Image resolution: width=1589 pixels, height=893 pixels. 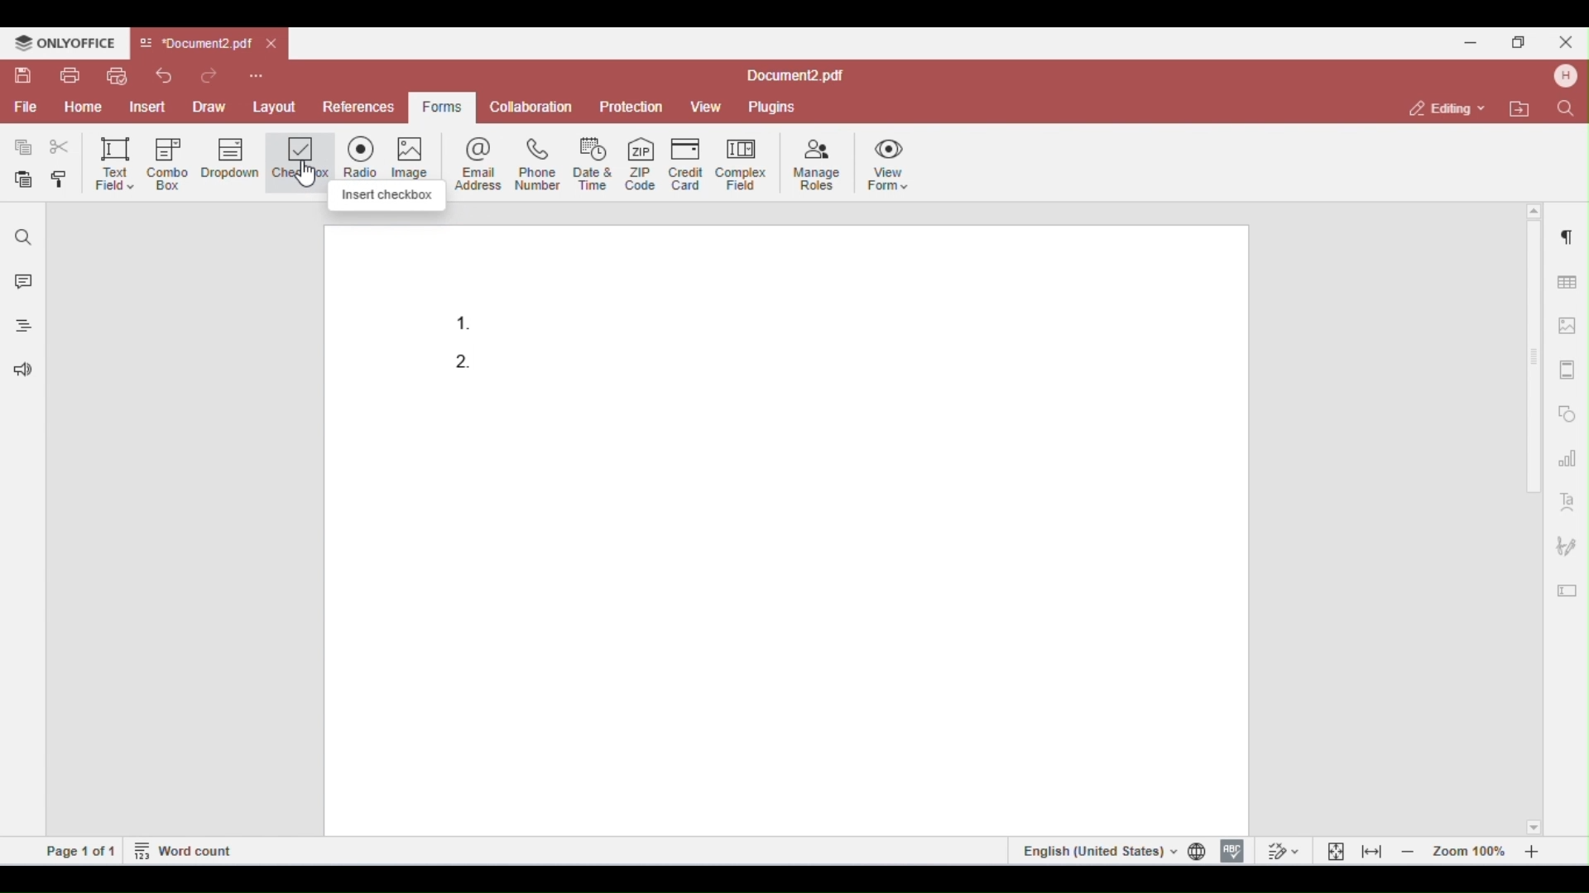 I want to click on date and time, so click(x=594, y=163).